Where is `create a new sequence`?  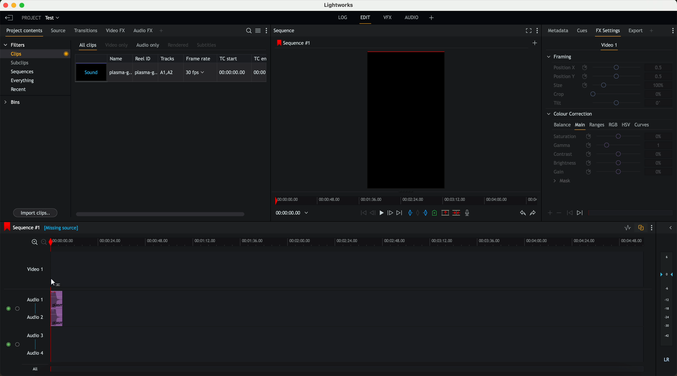
create a new sequence is located at coordinates (535, 43).